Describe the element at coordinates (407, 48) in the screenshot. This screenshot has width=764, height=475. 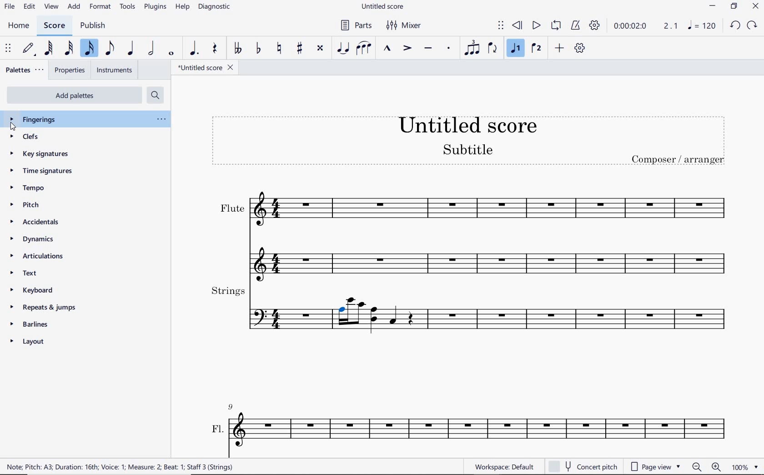
I see `accent` at that location.